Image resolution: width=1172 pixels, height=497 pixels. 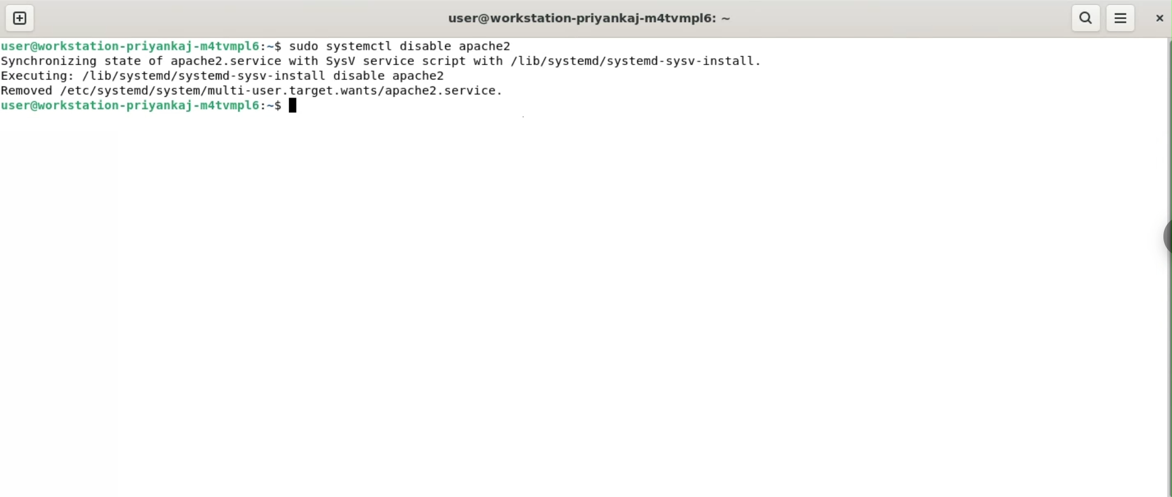 What do you see at coordinates (1120, 18) in the screenshot?
I see `more options` at bounding box center [1120, 18].